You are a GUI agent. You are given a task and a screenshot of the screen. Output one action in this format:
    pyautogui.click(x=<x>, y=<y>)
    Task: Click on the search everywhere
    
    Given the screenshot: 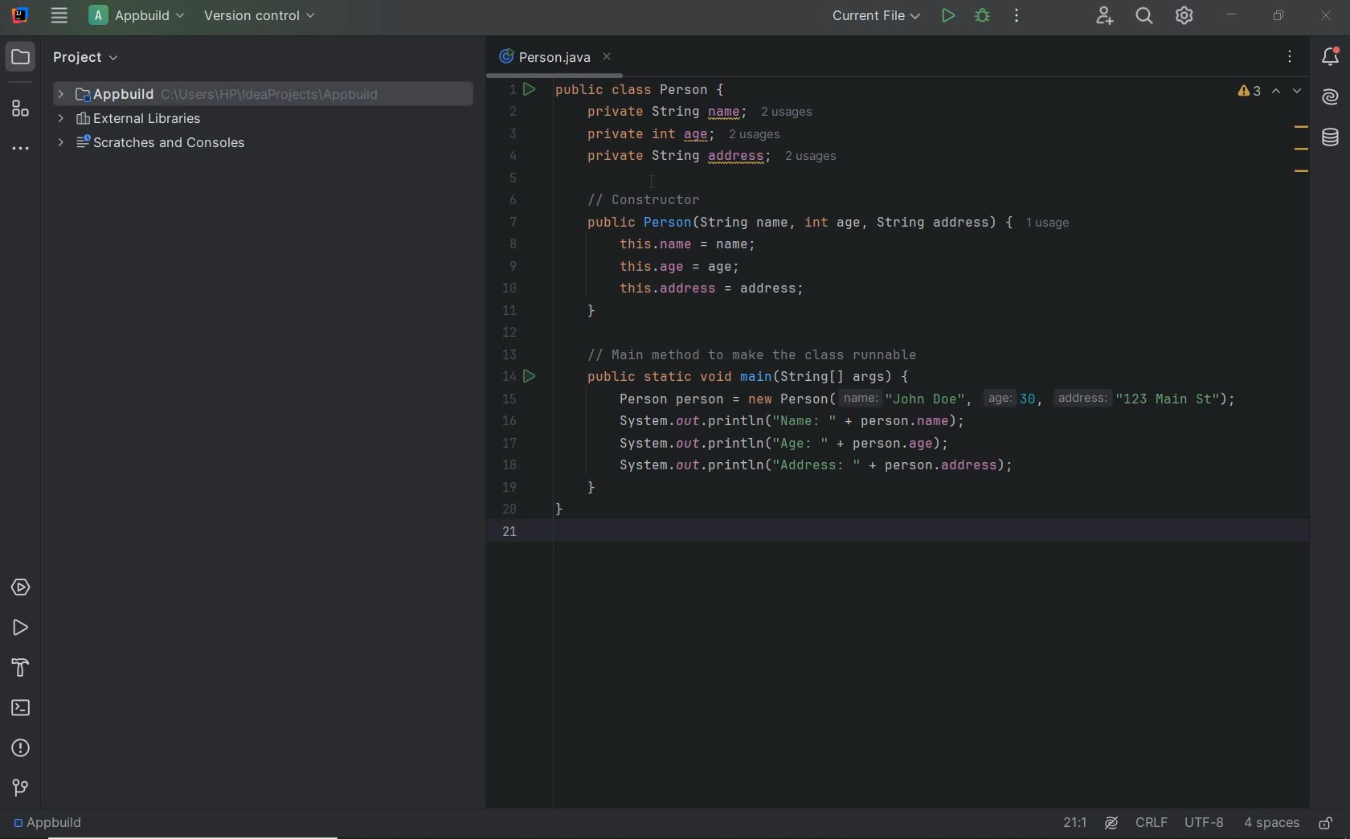 What is the action you would take?
    pyautogui.click(x=1146, y=18)
    